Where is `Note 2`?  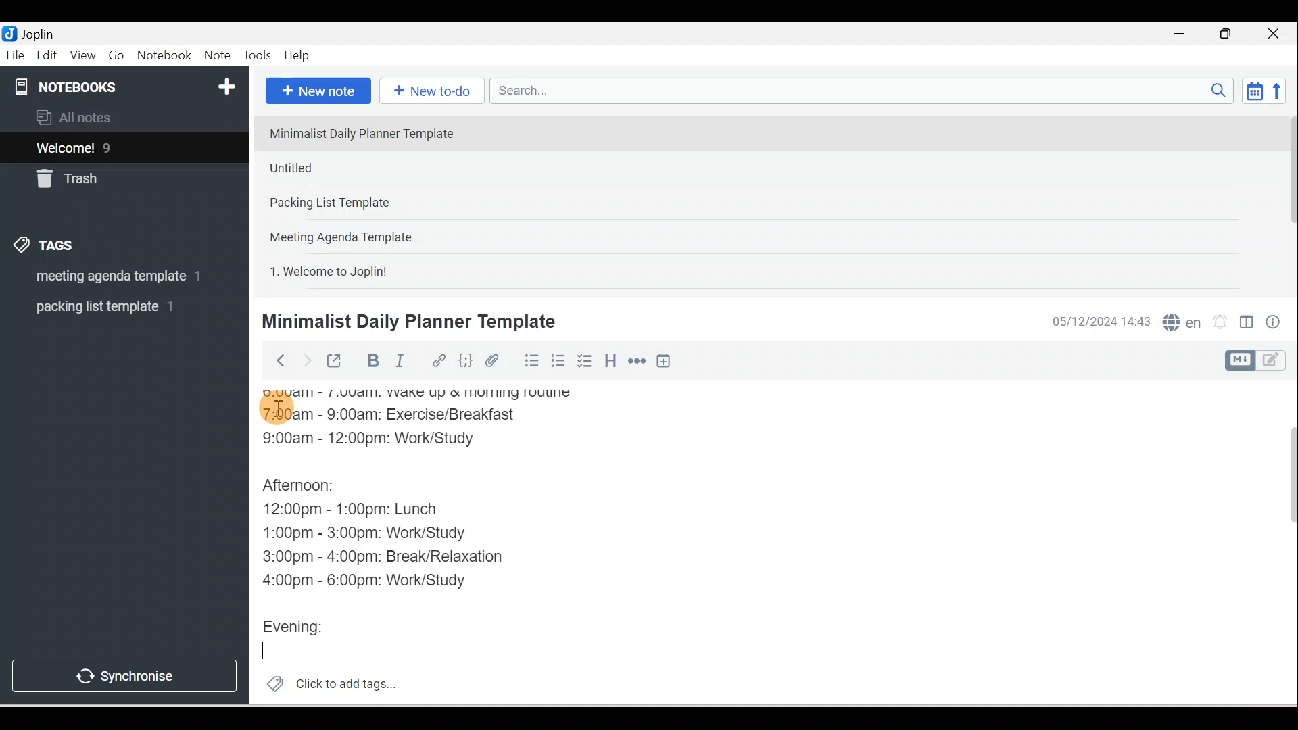 Note 2 is located at coordinates (358, 168).